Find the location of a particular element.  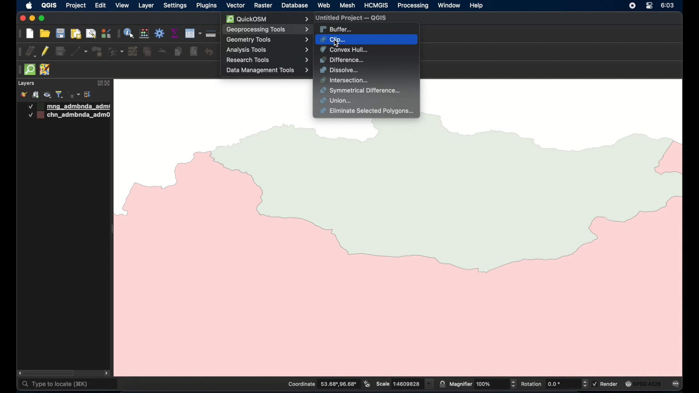

layer 2 is located at coordinates (70, 115).